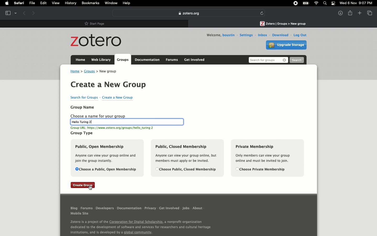  Describe the element at coordinates (84, 98) in the screenshot. I see `Search for groups` at that location.